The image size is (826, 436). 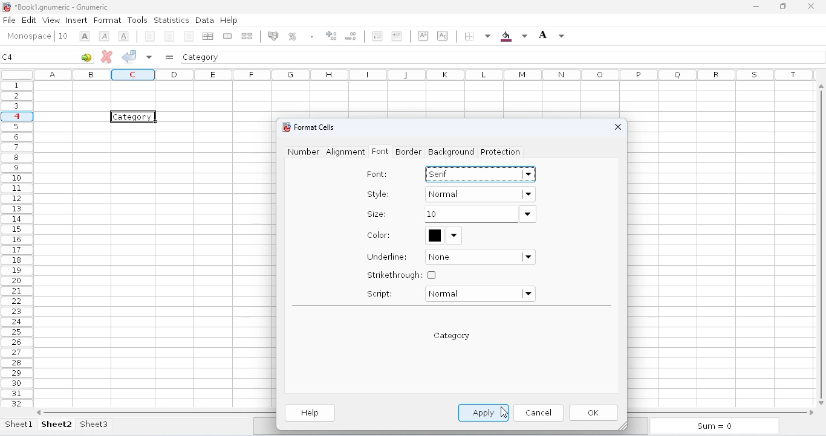 What do you see at coordinates (17, 244) in the screenshot?
I see `rows` at bounding box center [17, 244].